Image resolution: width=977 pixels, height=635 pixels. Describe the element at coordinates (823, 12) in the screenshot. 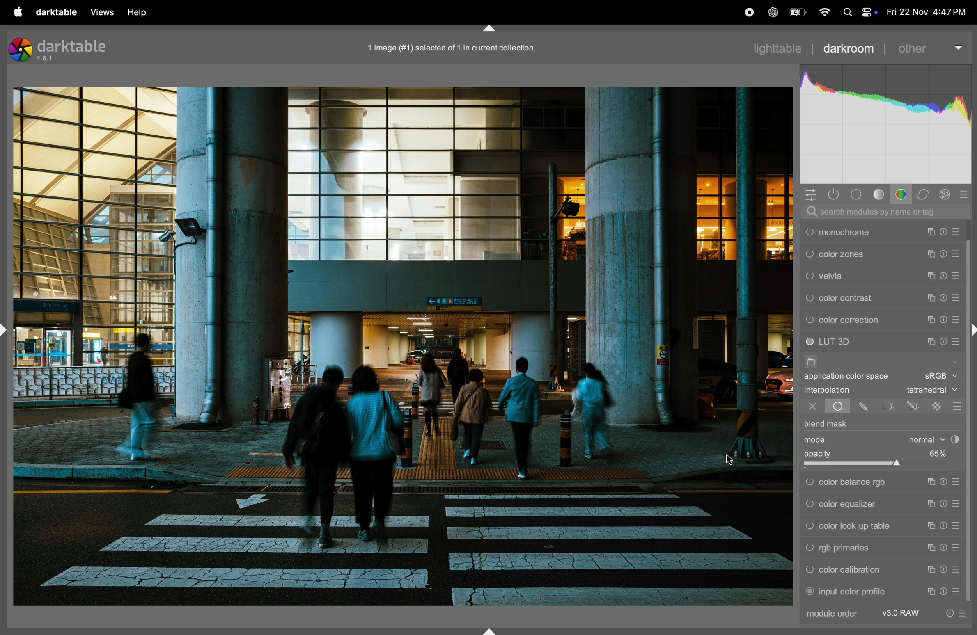

I see `wifi` at that location.